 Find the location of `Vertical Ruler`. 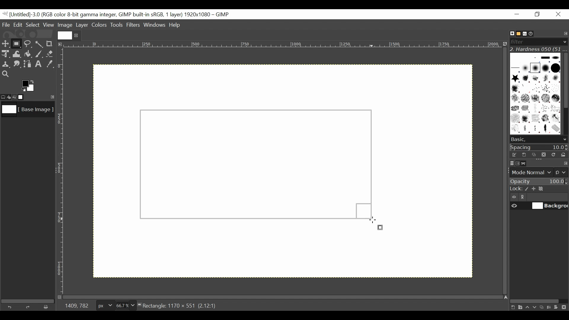

Vertical Ruler is located at coordinates (61, 171).